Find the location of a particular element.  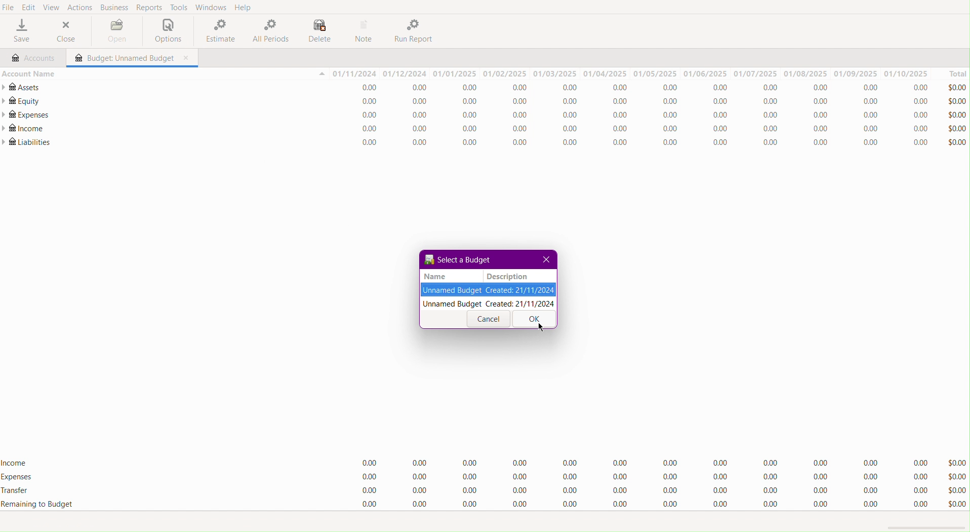

File is located at coordinates (9, 7).